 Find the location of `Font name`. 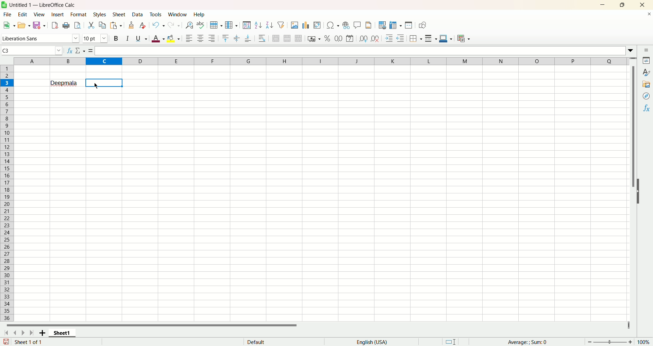

Font name is located at coordinates (41, 38).